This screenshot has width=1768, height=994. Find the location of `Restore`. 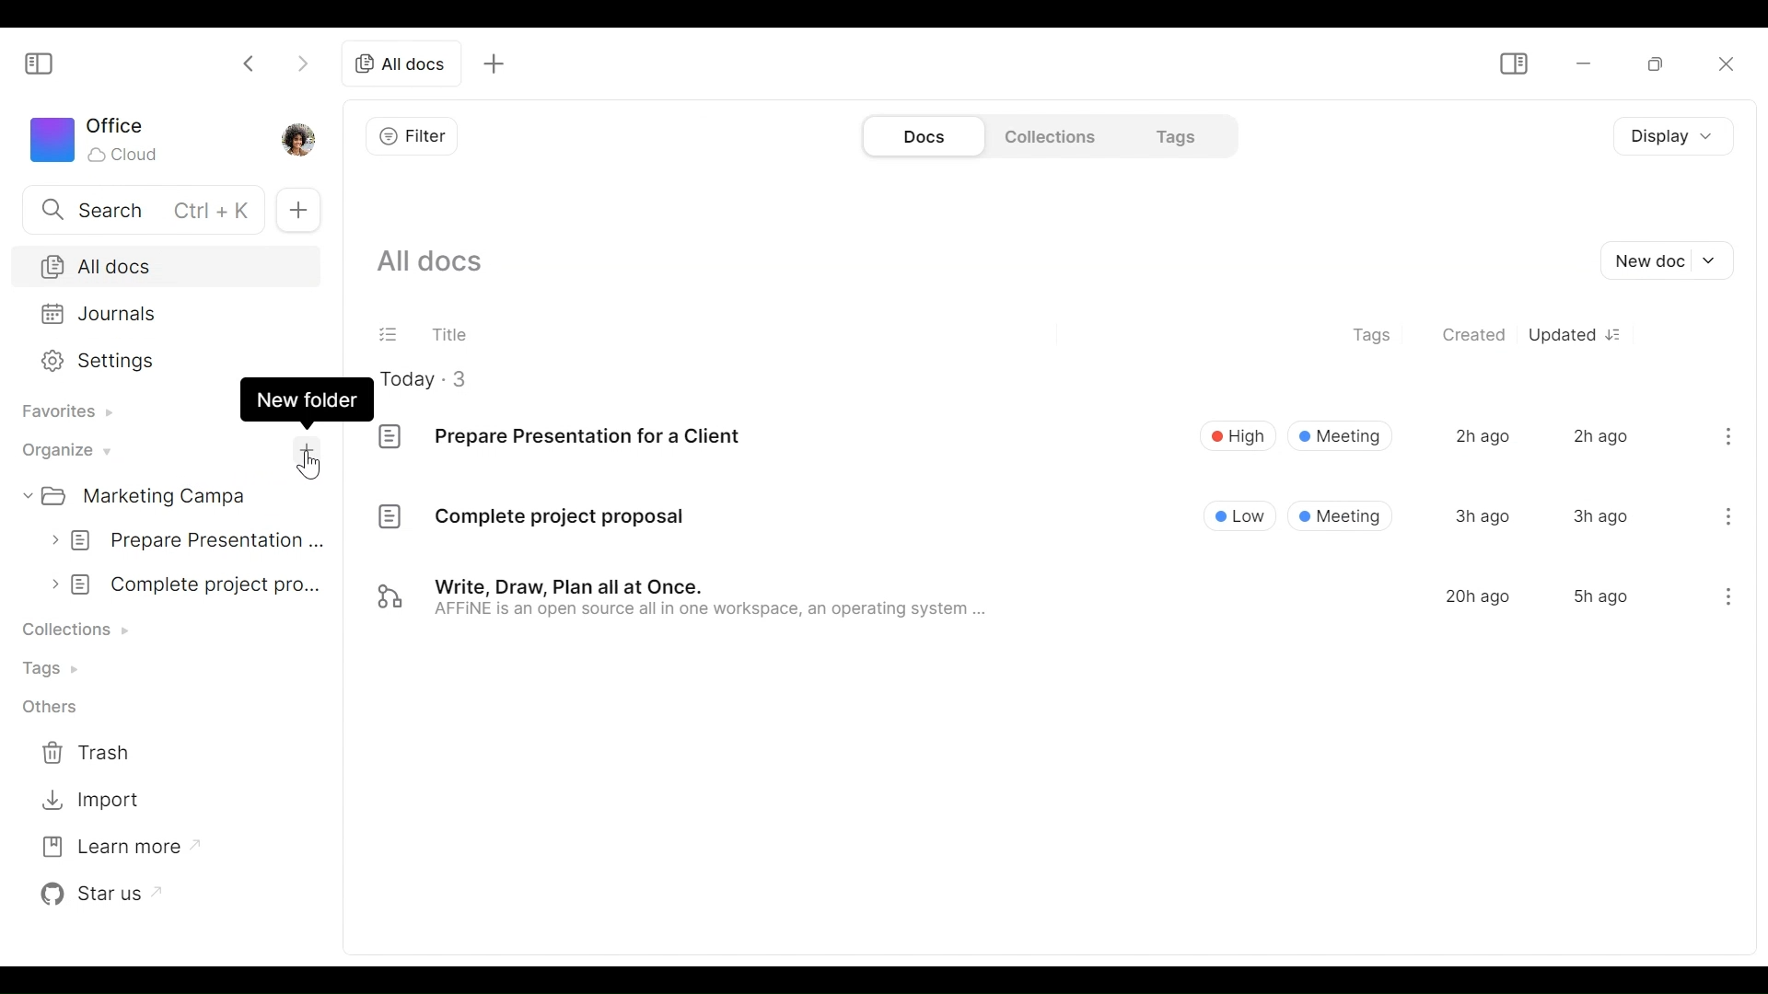

Restore is located at coordinates (1647, 64).